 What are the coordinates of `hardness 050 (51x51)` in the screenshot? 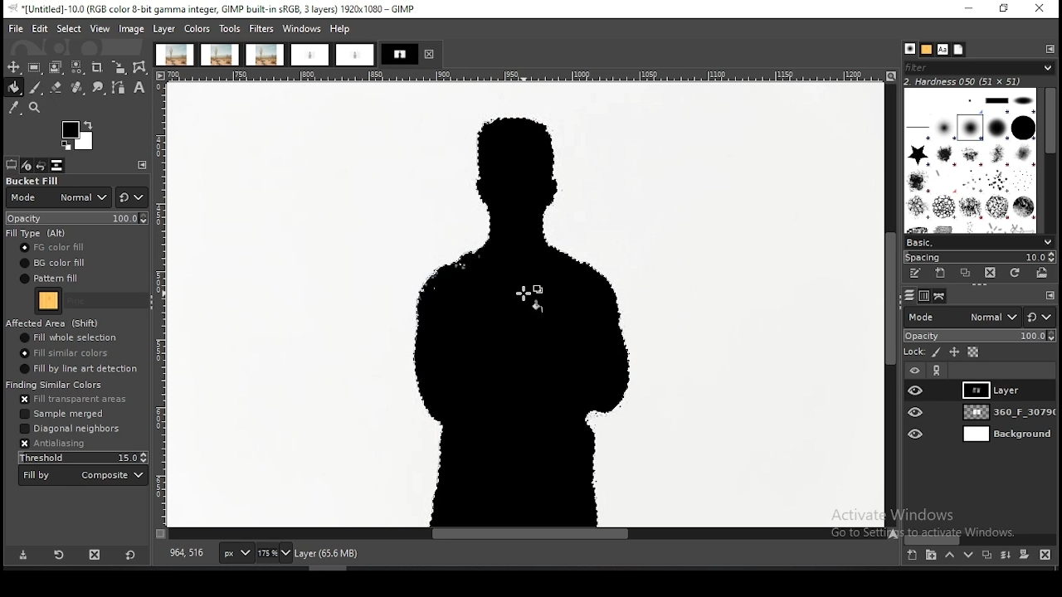 It's located at (963, 81).